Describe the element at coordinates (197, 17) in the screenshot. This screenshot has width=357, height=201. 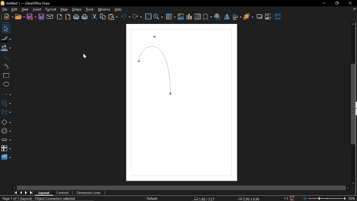
I see `Insert text` at that location.